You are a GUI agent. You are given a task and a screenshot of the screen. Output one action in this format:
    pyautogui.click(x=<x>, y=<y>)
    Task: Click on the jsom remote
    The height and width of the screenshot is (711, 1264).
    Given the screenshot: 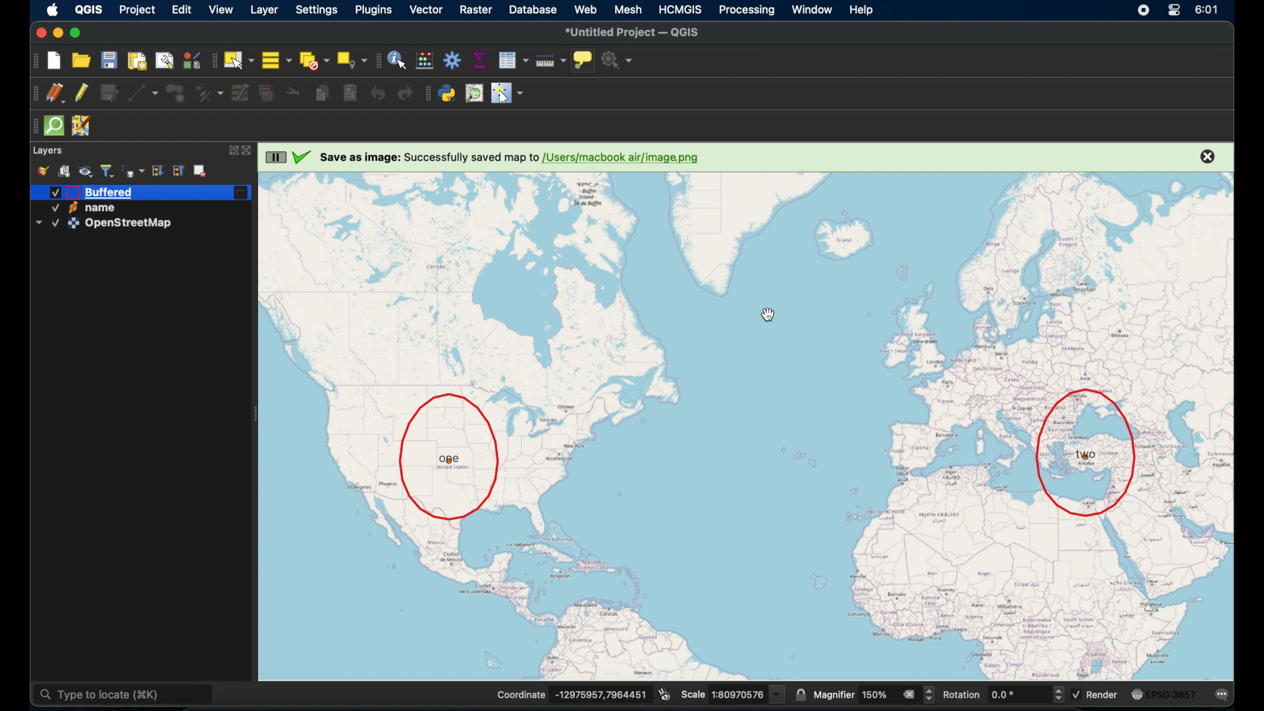 What is the action you would take?
    pyautogui.click(x=81, y=126)
    